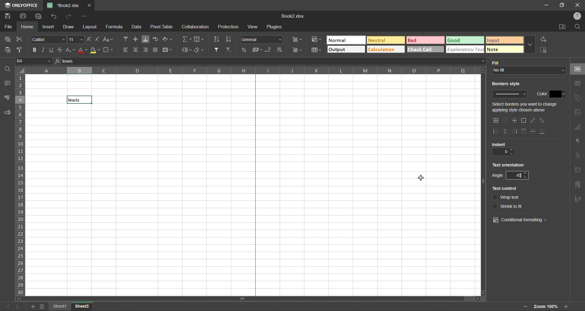 The width and height of the screenshot is (585, 311). Describe the element at coordinates (534, 131) in the screenshot. I see `horizontal inner lines only` at that location.